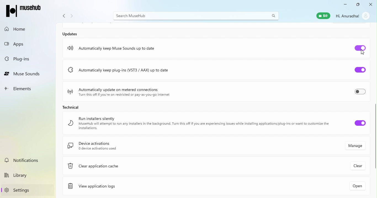 This screenshot has width=377, height=198. Describe the element at coordinates (64, 17) in the screenshot. I see `Navigate back` at that location.